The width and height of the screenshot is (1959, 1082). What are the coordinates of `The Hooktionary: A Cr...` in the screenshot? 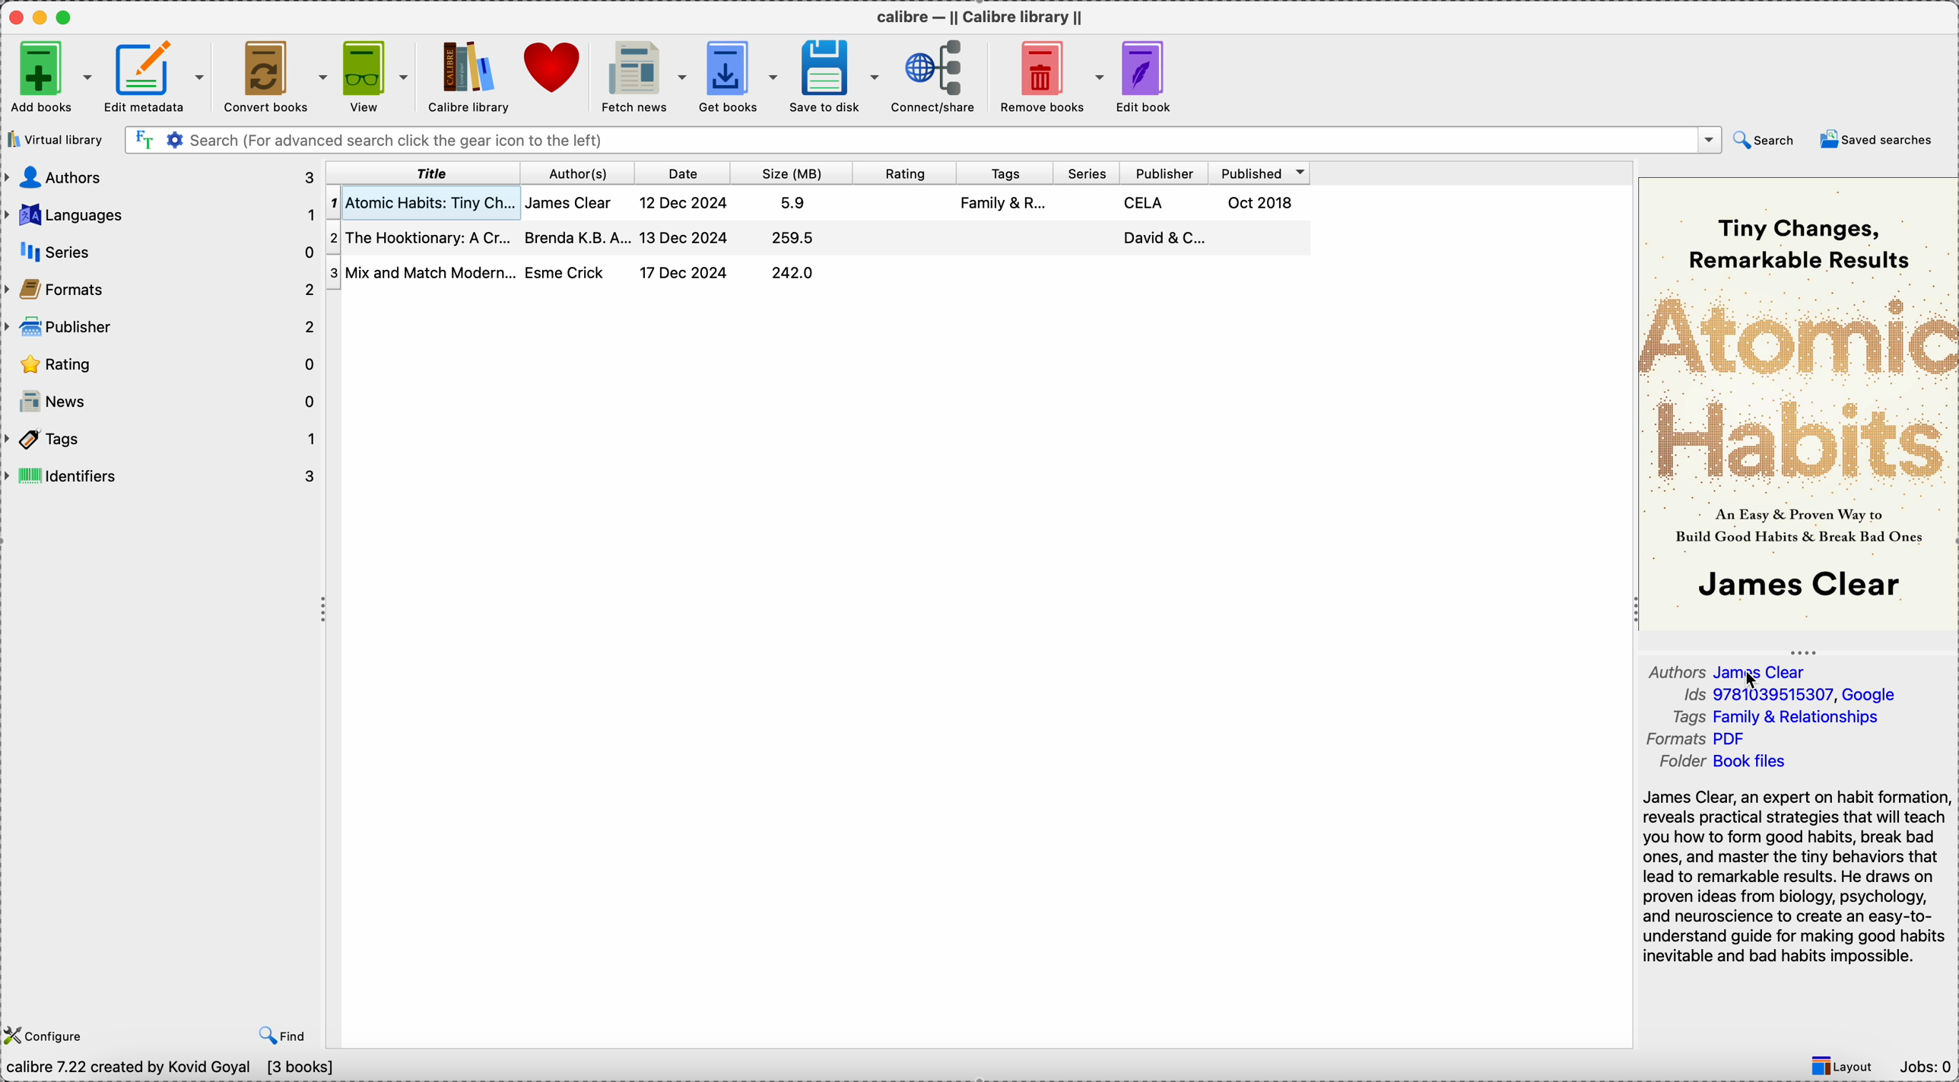 It's located at (422, 235).